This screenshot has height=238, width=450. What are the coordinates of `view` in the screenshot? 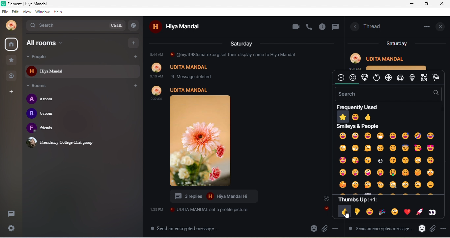 It's located at (28, 12).